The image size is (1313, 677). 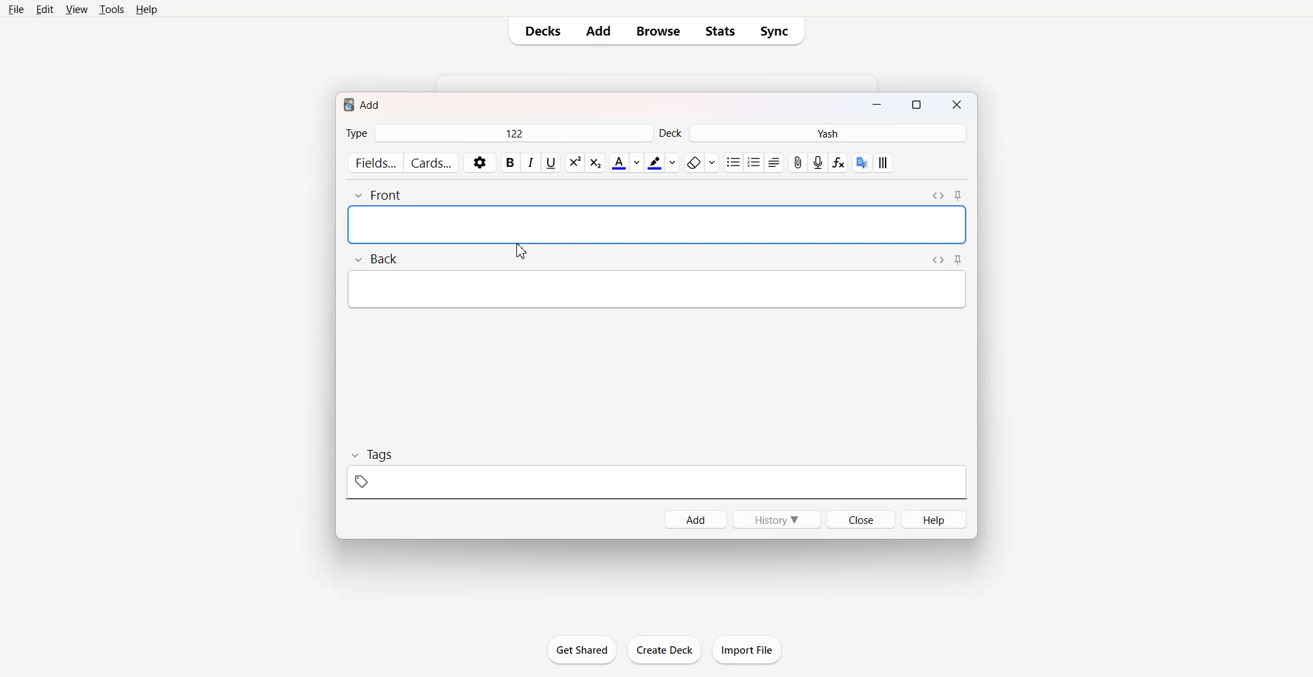 What do you see at coordinates (44, 10) in the screenshot?
I see `Edit` at bounding box center [44, 10].